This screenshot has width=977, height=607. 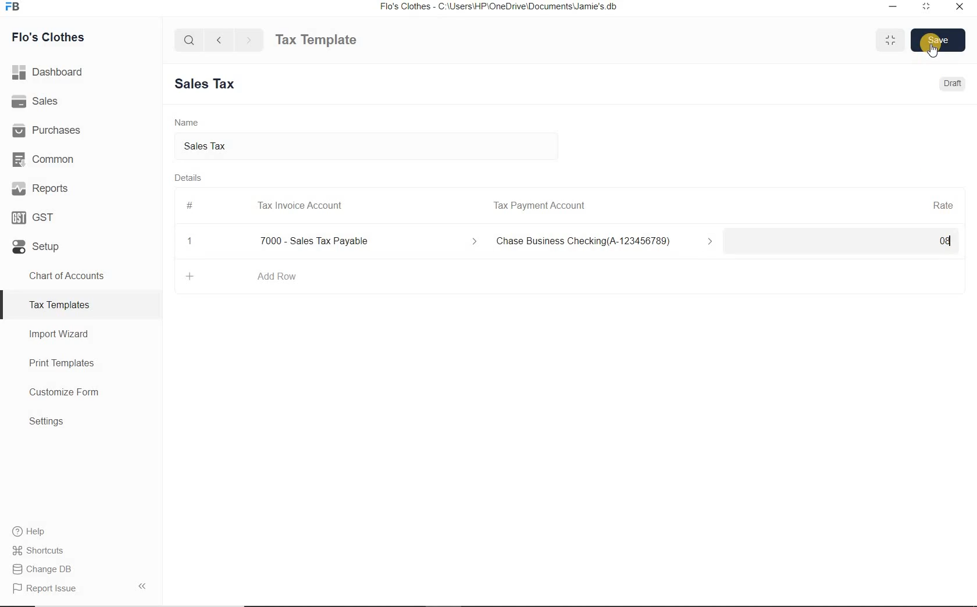 What do you see at coordinates (848, 242) in the screenshot?
I see `08` at bounding box center [848, 242].